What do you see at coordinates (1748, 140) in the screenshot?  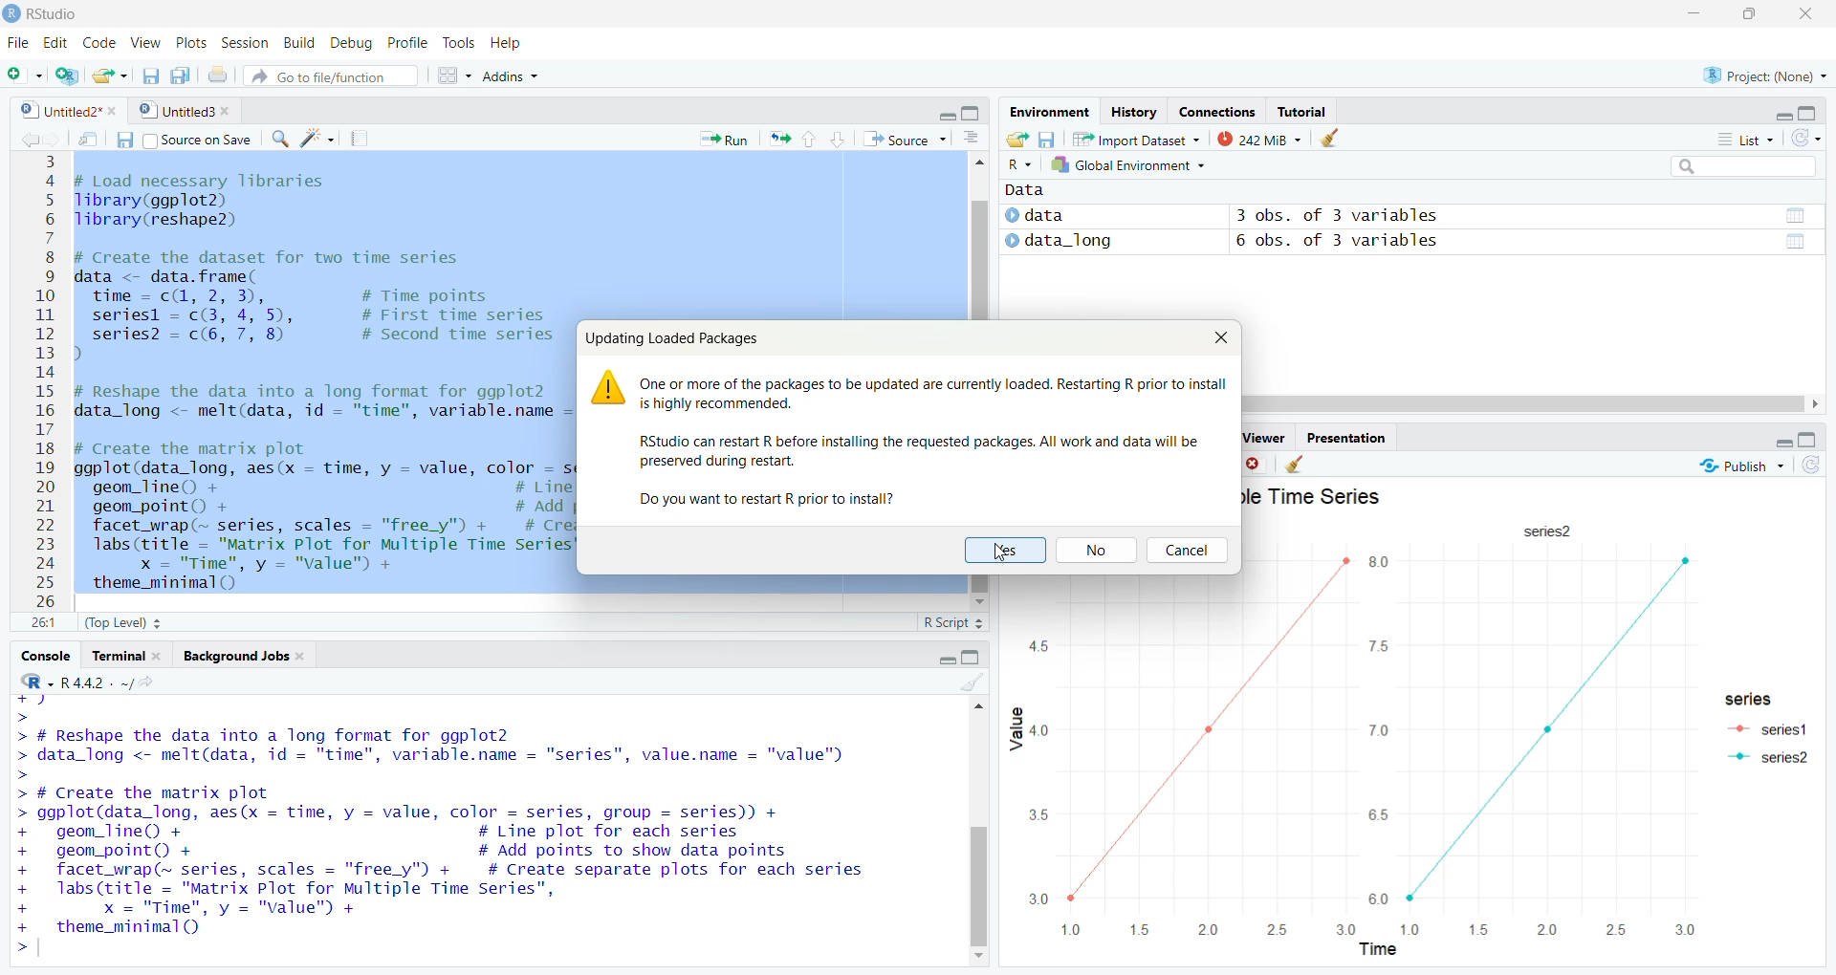 I see `List` at bounding box center [1748, 140].